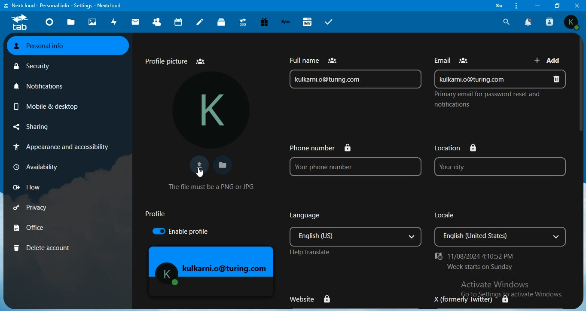  I want to click on office, so click(30, 227).